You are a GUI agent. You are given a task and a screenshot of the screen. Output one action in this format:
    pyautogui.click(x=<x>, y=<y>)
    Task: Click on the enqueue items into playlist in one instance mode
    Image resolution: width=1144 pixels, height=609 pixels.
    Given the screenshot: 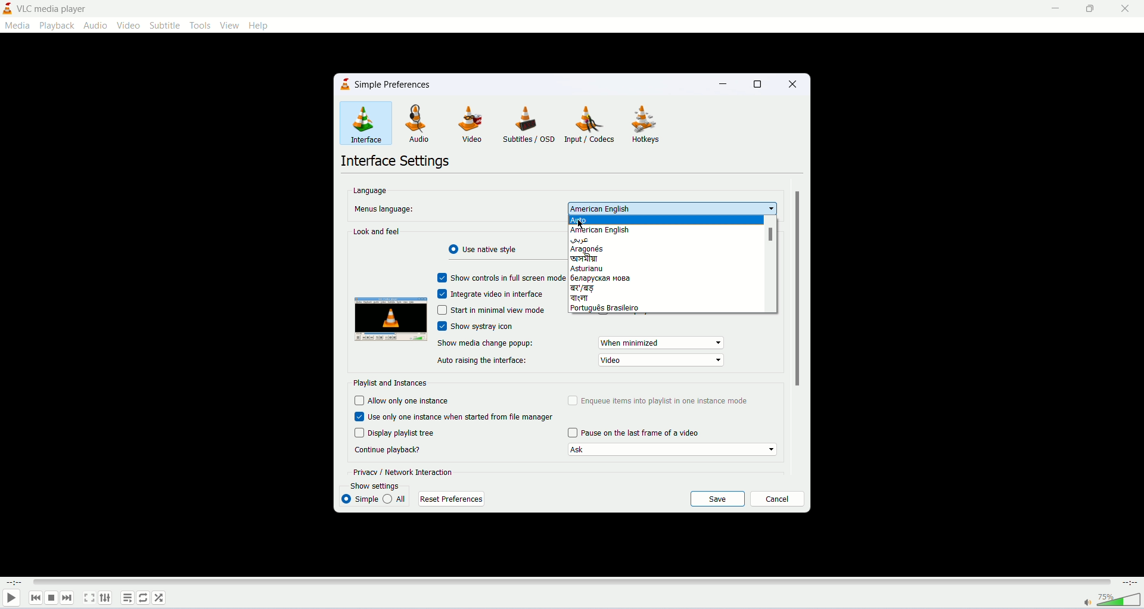 What is the action you would take?
    pyautogui.click(x=659, y=400)
    